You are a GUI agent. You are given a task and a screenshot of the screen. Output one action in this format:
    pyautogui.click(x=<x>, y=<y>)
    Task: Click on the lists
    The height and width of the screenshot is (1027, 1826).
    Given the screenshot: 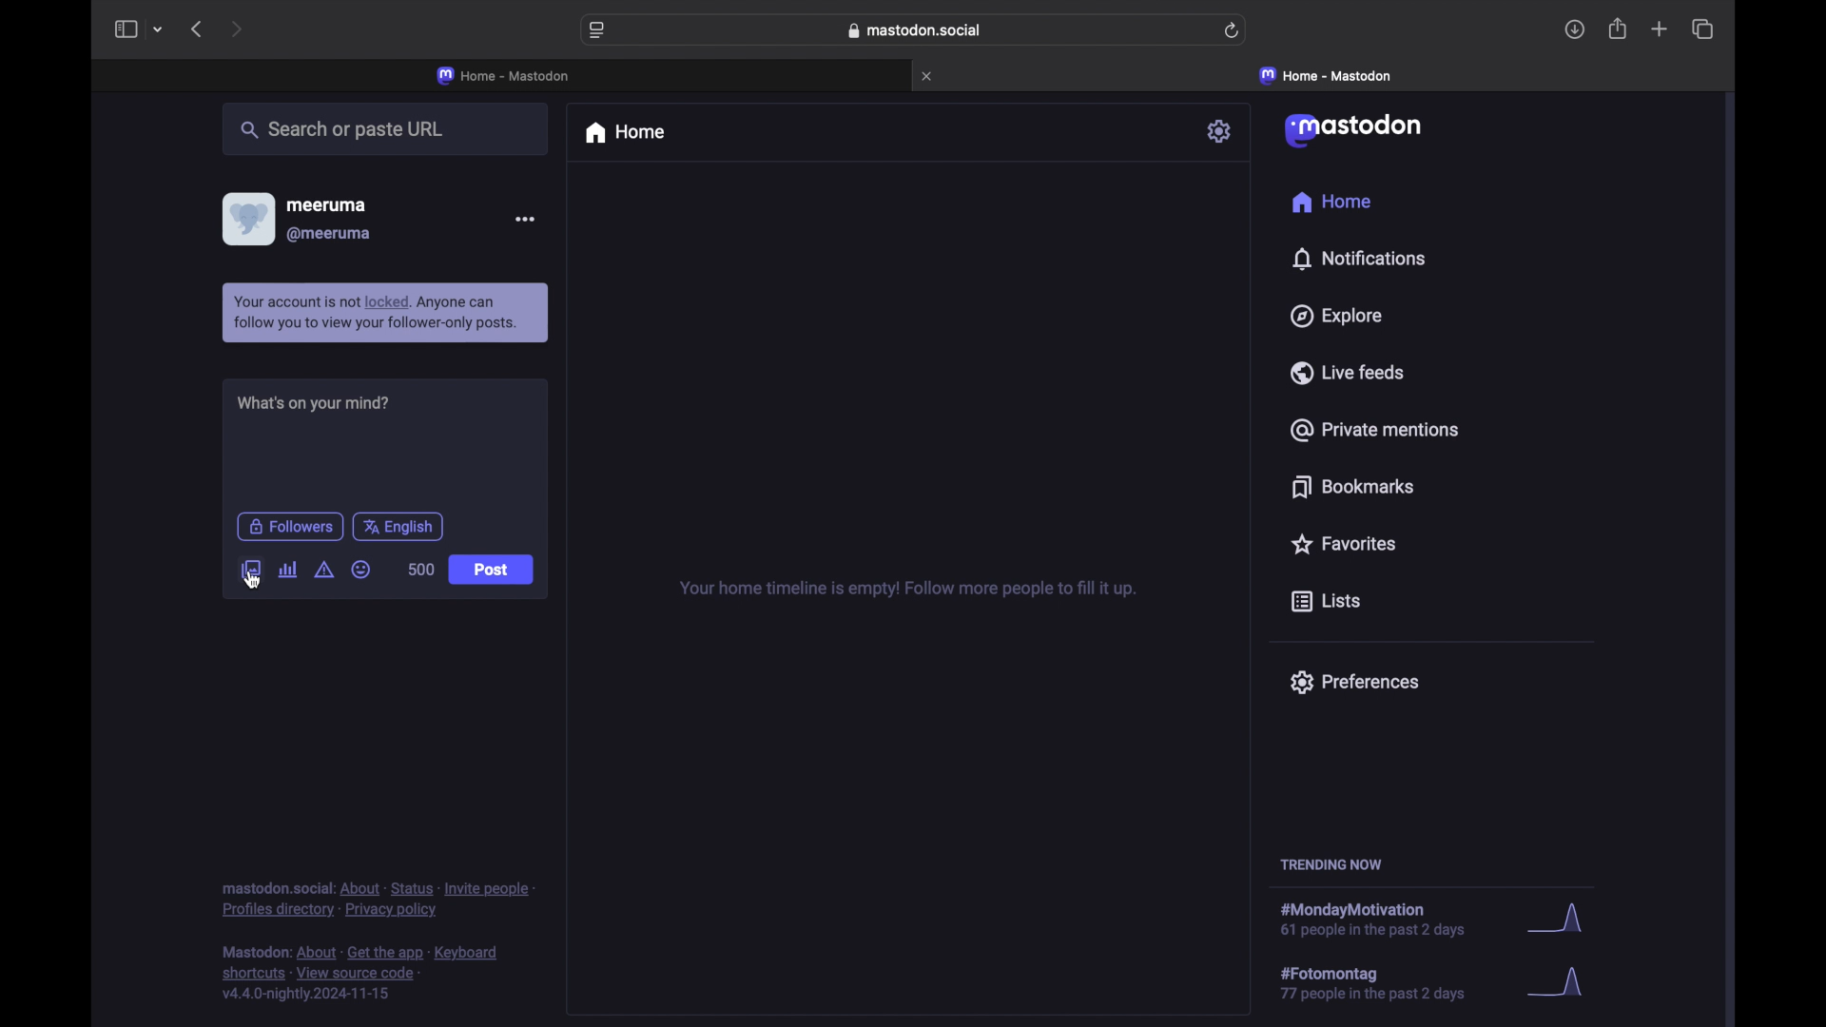 What is the action you would take?
    pyautogui.click(x=1325, y=600)
    